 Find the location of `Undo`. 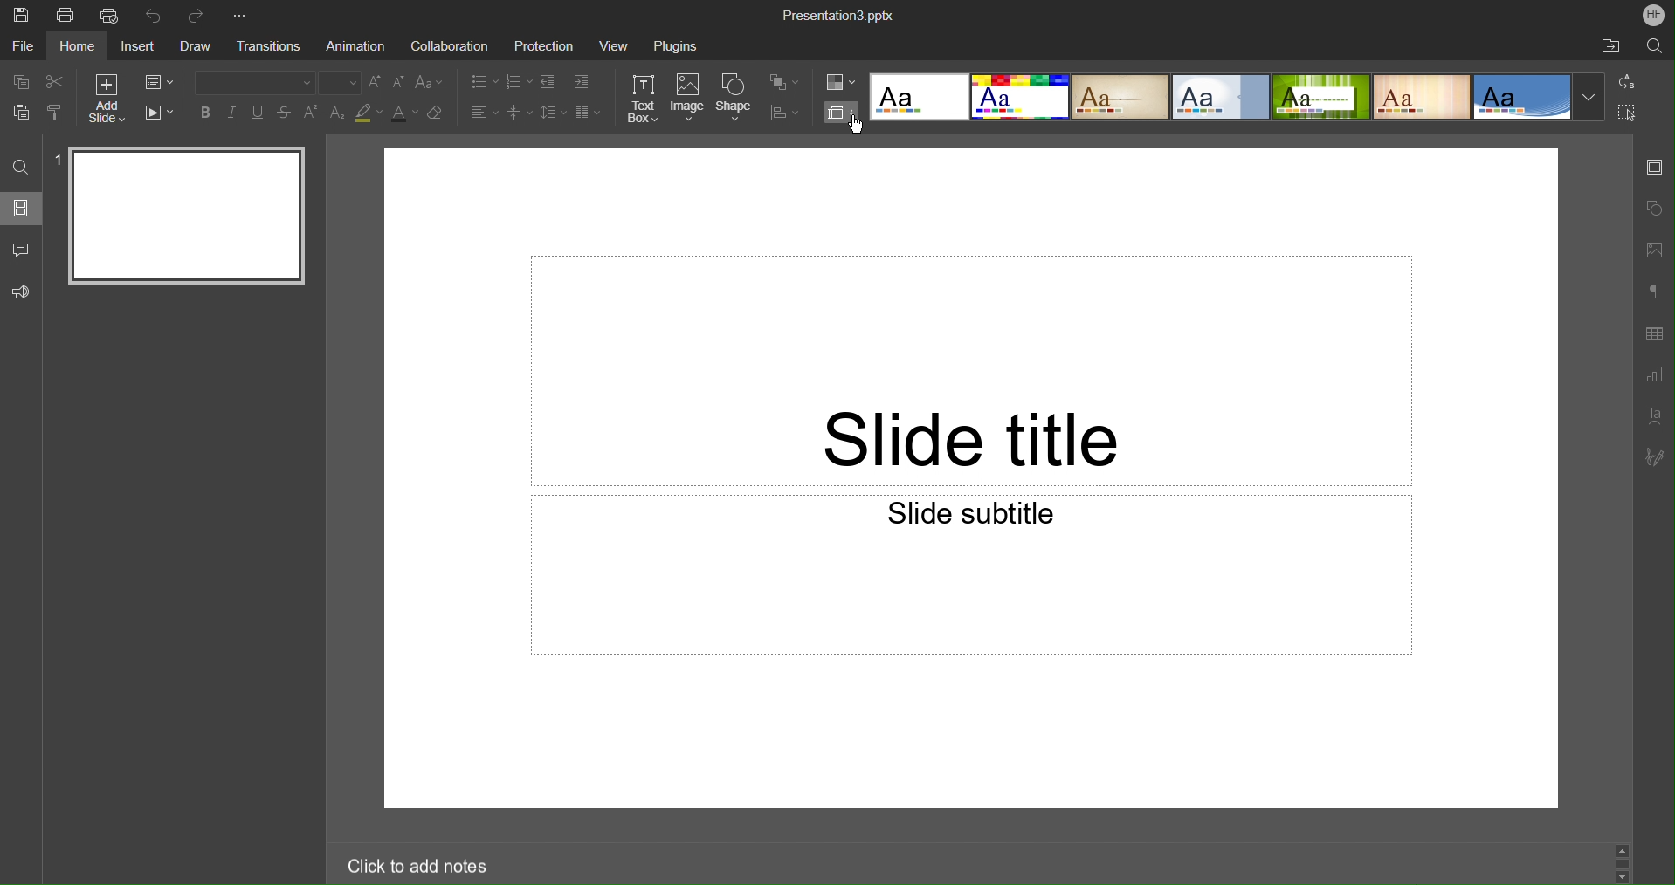

Undo is located at coordinates (155, 14).